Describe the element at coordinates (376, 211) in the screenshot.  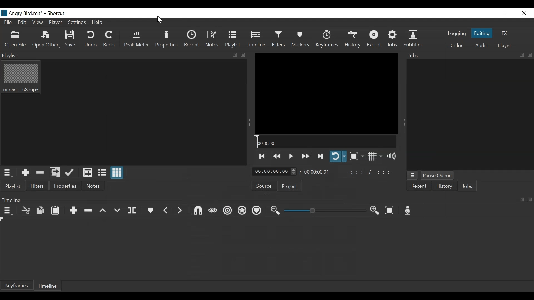
I see `Zoom timeline in` at that location.